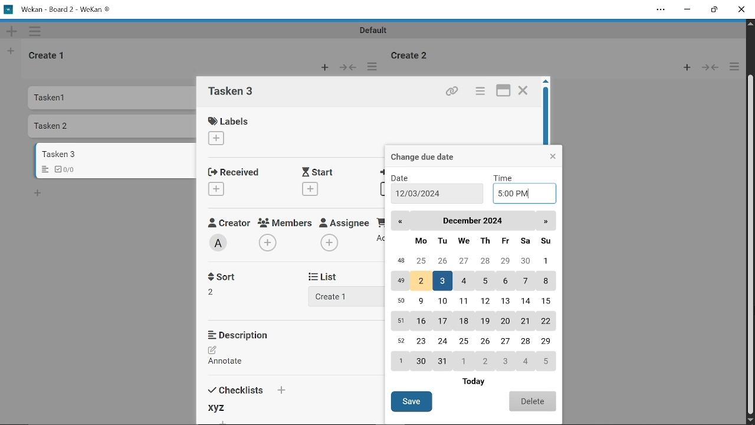 The width and height of the screenshot is (755, 425). What do you see at coordinates (504, 91) in the screenshot?
I see `maximize card` at bounding box center [504, 91].